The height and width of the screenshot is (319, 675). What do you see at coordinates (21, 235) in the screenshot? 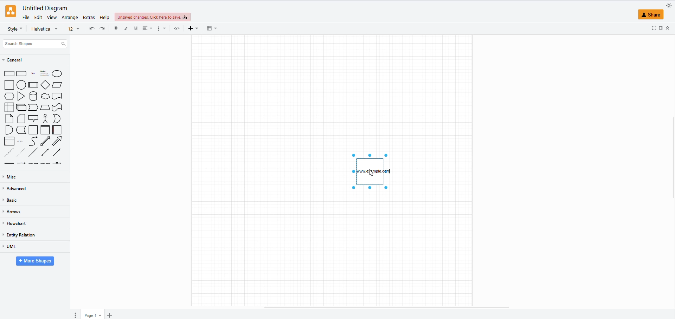
I see `entity relation` at bounding box center [21, 235].